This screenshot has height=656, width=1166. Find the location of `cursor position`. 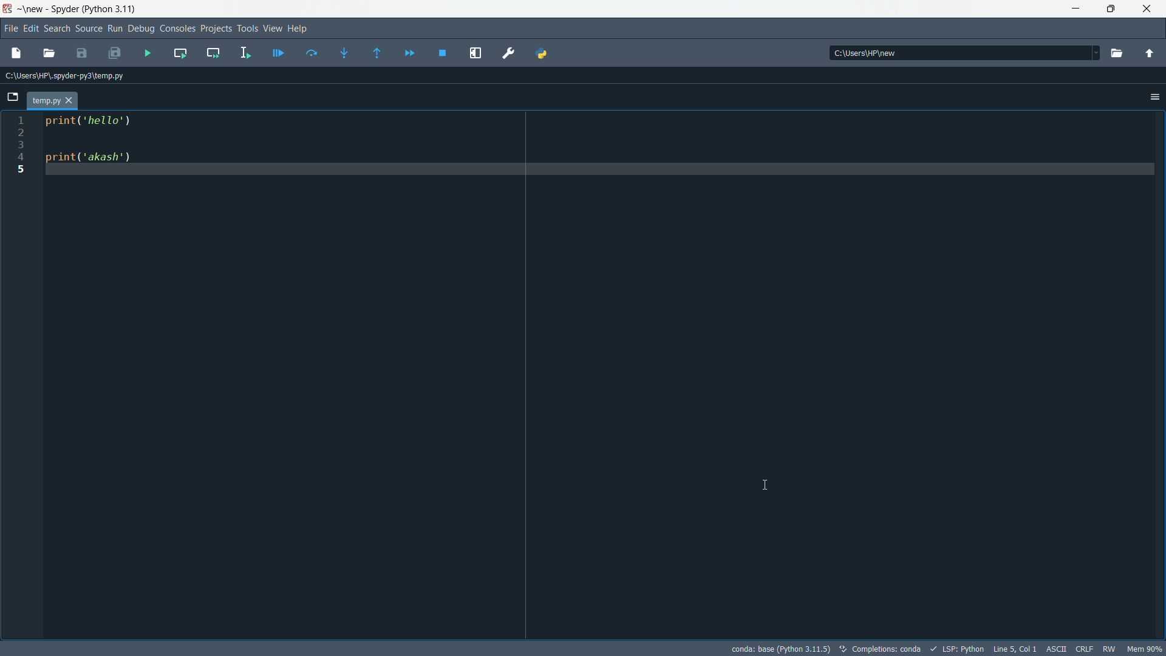

cursor position is located at coordinates (1015, 649).